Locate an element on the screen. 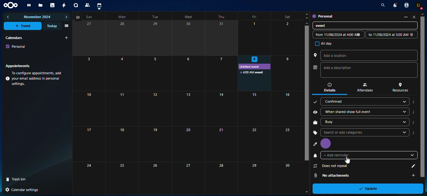 This screenshot has width=427, height=196. view is located at coordinates (79, 17).